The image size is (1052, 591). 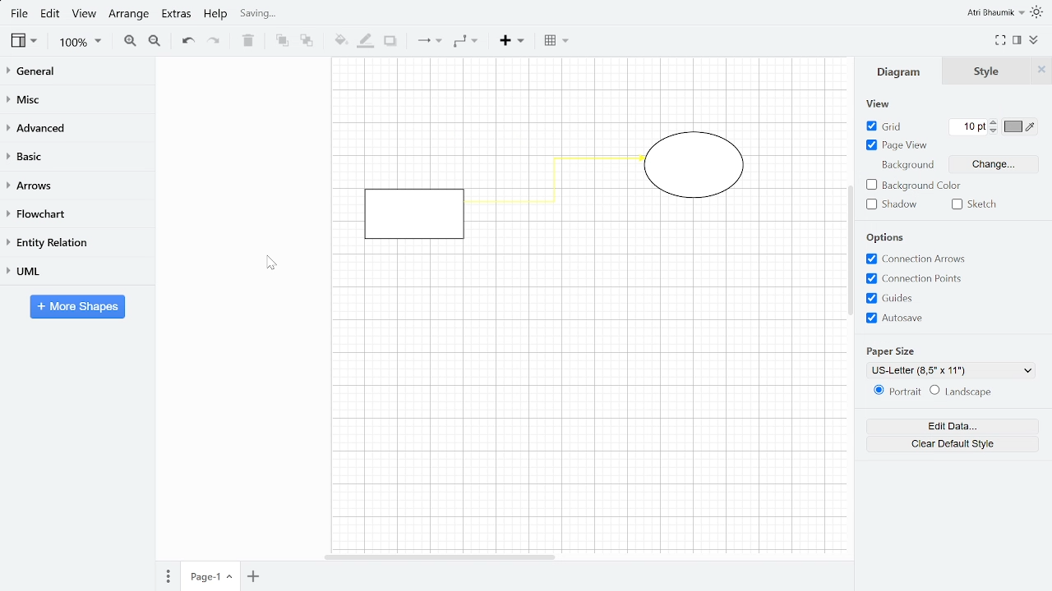 What do you see at coordinates (1034, 40) in the screenshot?
I see `Collapse` at bounding box center [1034, 40].